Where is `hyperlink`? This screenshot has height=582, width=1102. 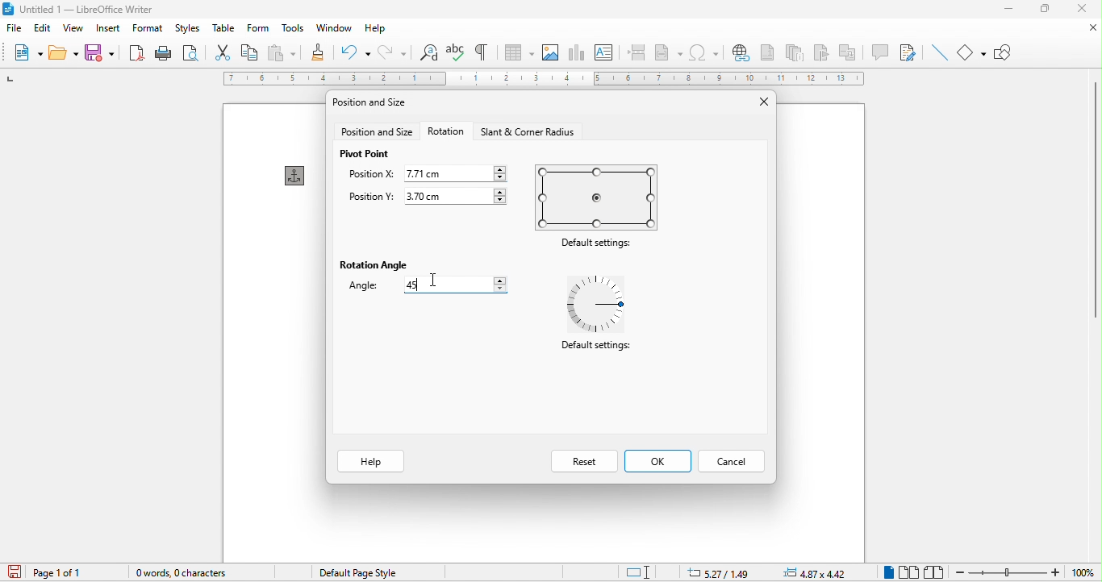
hyperlink is located at coordinates (739, 52).